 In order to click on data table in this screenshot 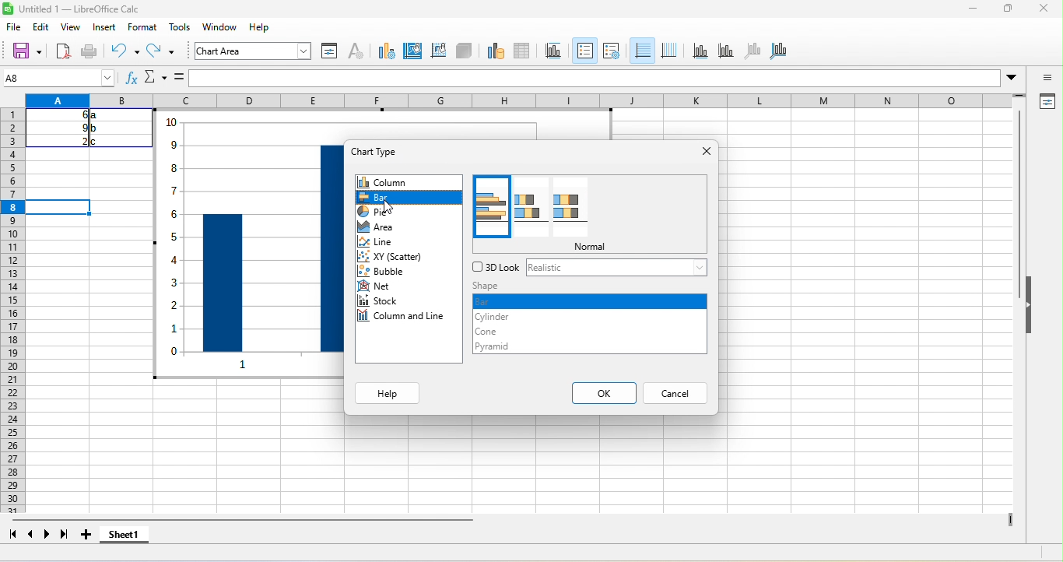, I will do `click(523, 52)`.